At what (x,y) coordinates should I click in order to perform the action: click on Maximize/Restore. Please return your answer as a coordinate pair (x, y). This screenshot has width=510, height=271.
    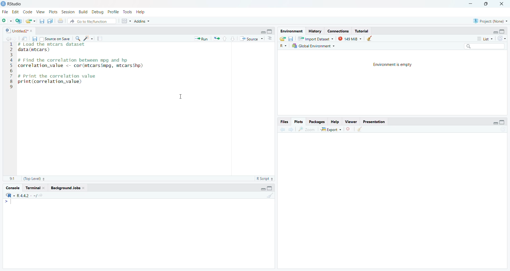
    Looking at the image, I should click on (503, 123).